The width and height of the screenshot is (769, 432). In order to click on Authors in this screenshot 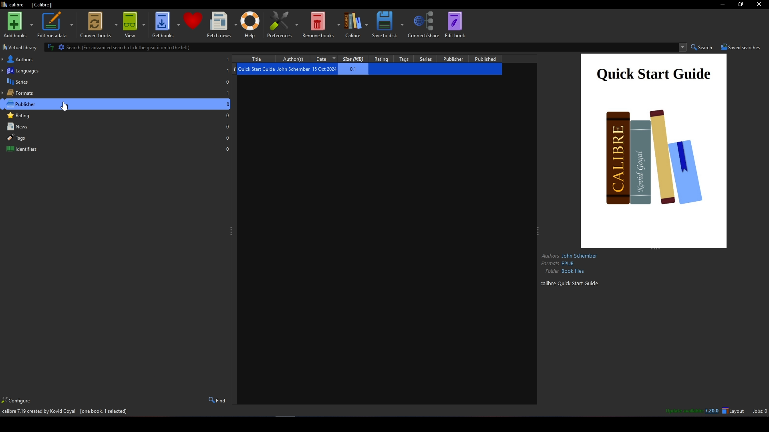, I will do `click(296, 59)`.